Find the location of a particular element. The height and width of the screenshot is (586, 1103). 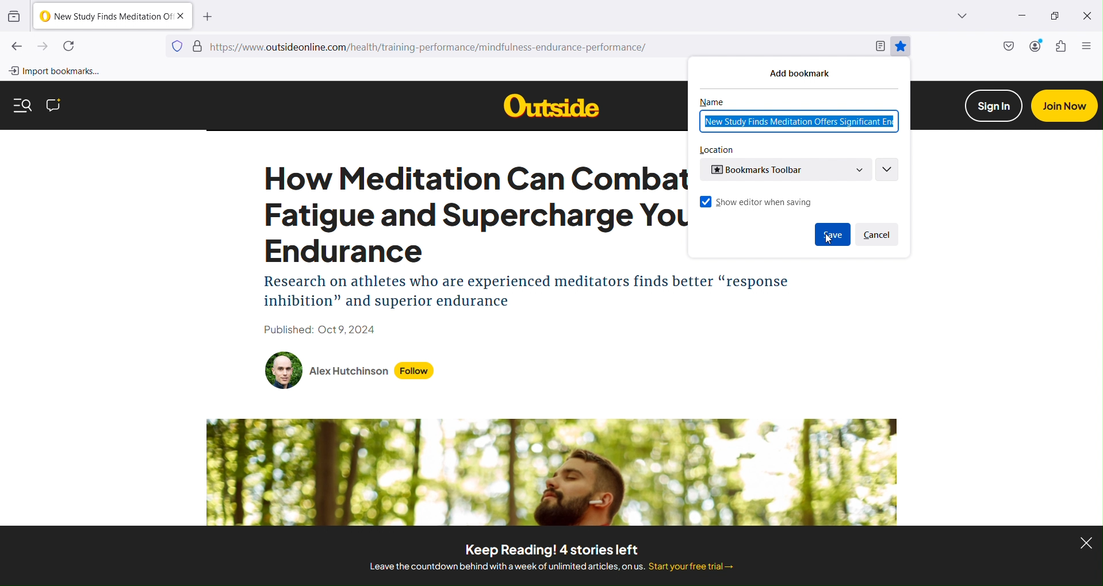

Cursor is located at coordinates (829, 238).